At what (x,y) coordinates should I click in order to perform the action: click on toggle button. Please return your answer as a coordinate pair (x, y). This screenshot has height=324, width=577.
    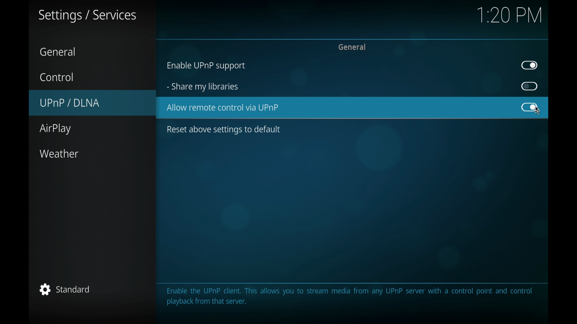
    Looking at the image, I should click on (530, 86).